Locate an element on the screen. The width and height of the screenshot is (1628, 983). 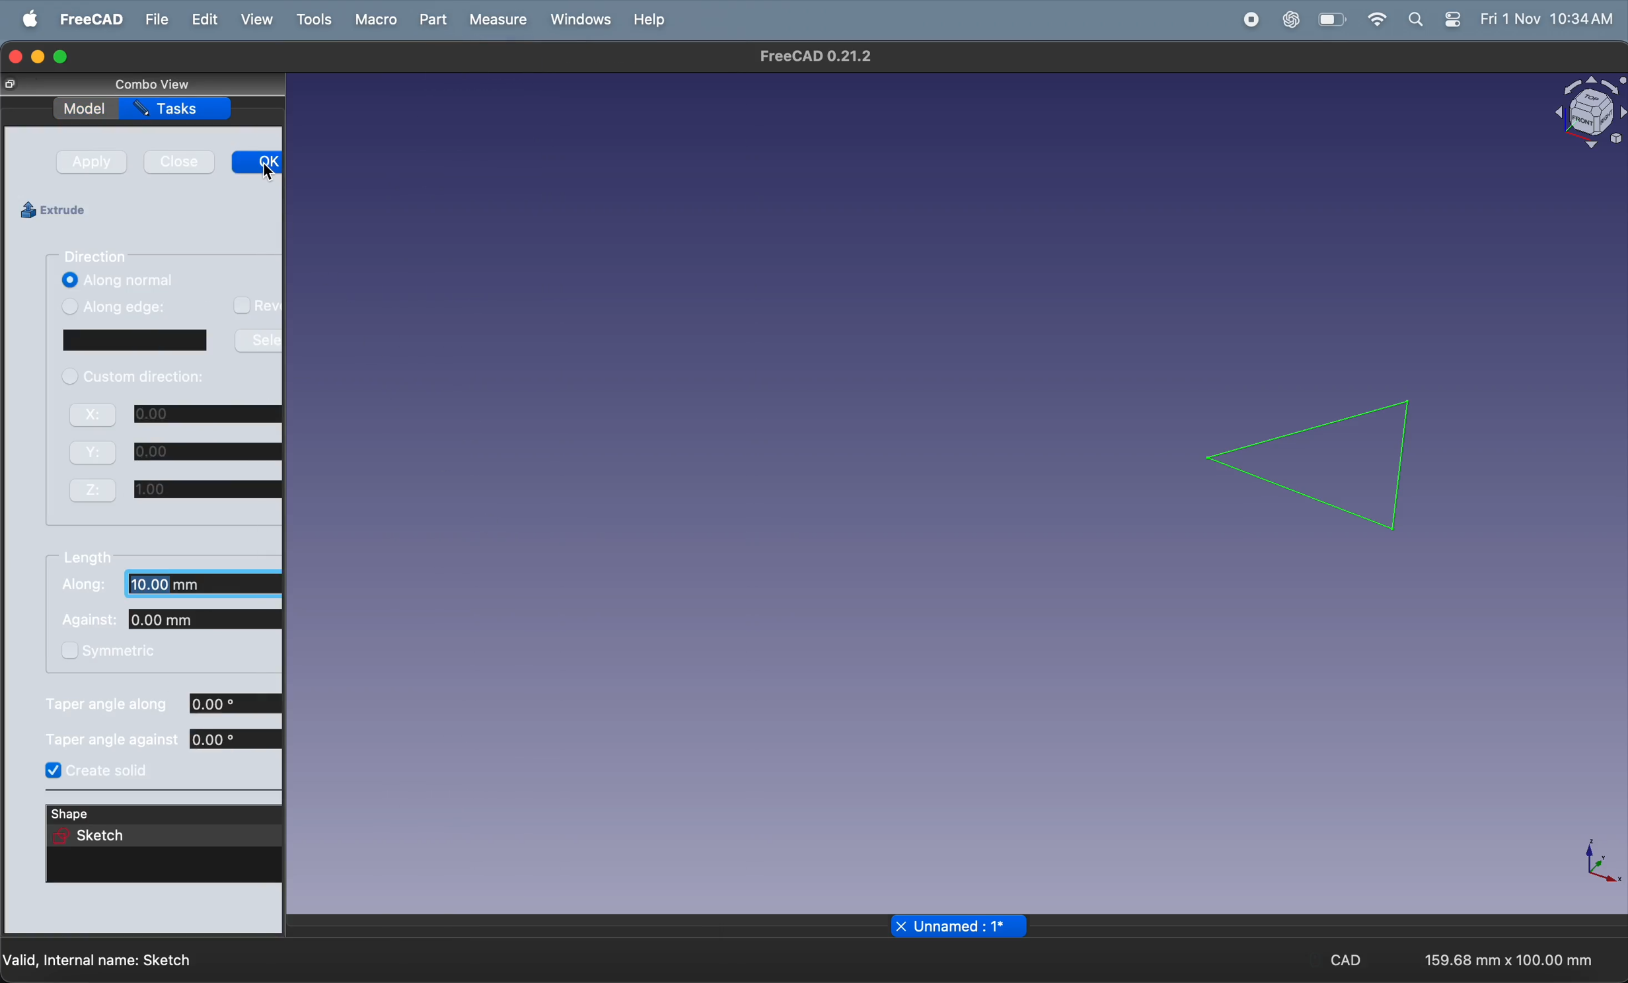
along normal is located at coordinates (133, 279).